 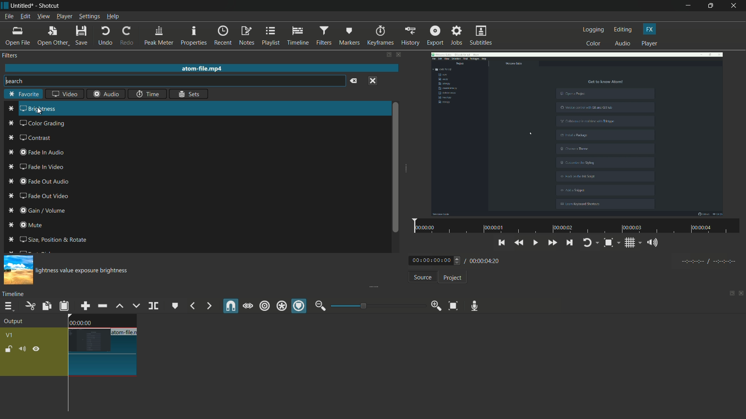 I want to click on copy, so click(x=46, y=306).